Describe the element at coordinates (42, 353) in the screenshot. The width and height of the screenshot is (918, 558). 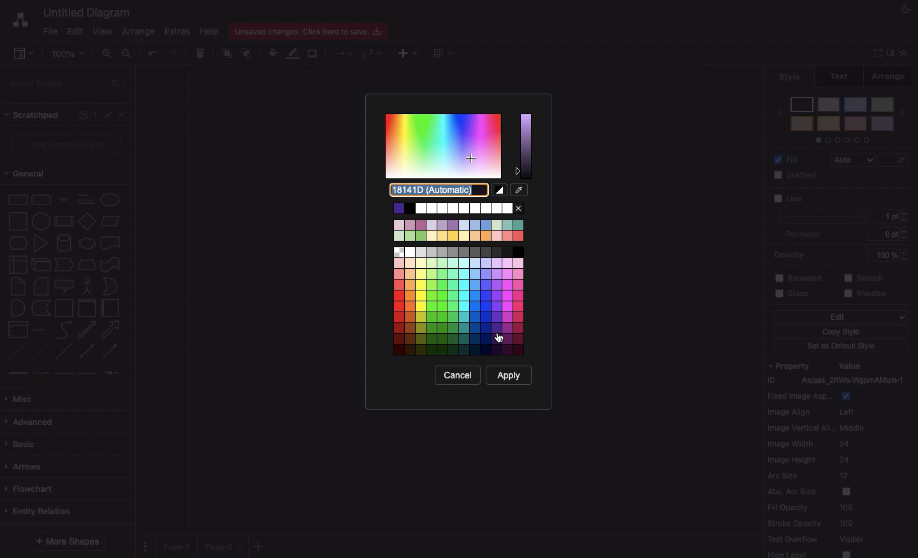
I see `dotted line` at that location.